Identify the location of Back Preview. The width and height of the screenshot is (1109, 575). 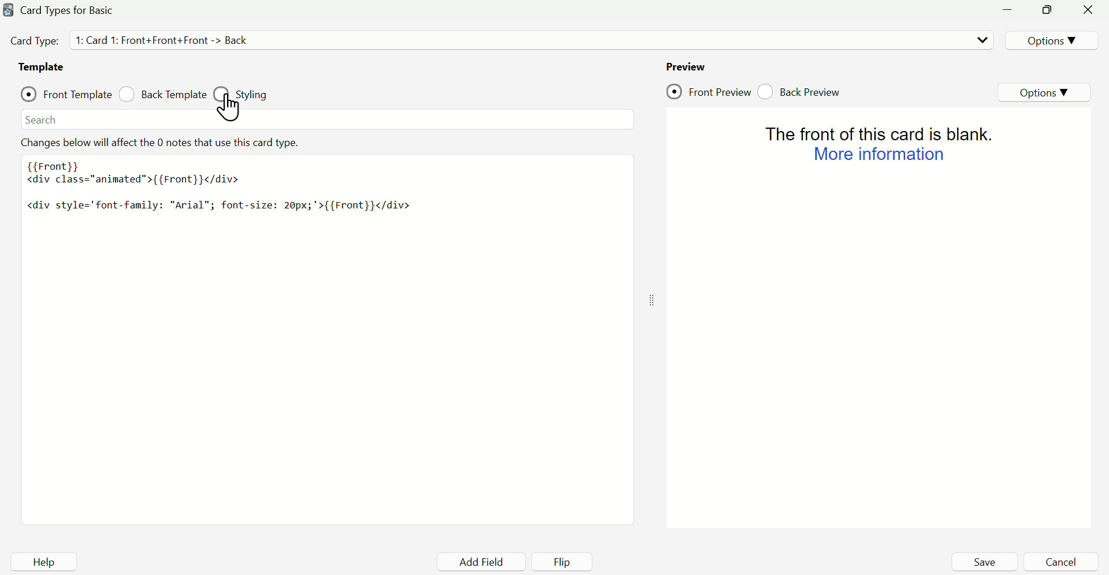
(805, 89).